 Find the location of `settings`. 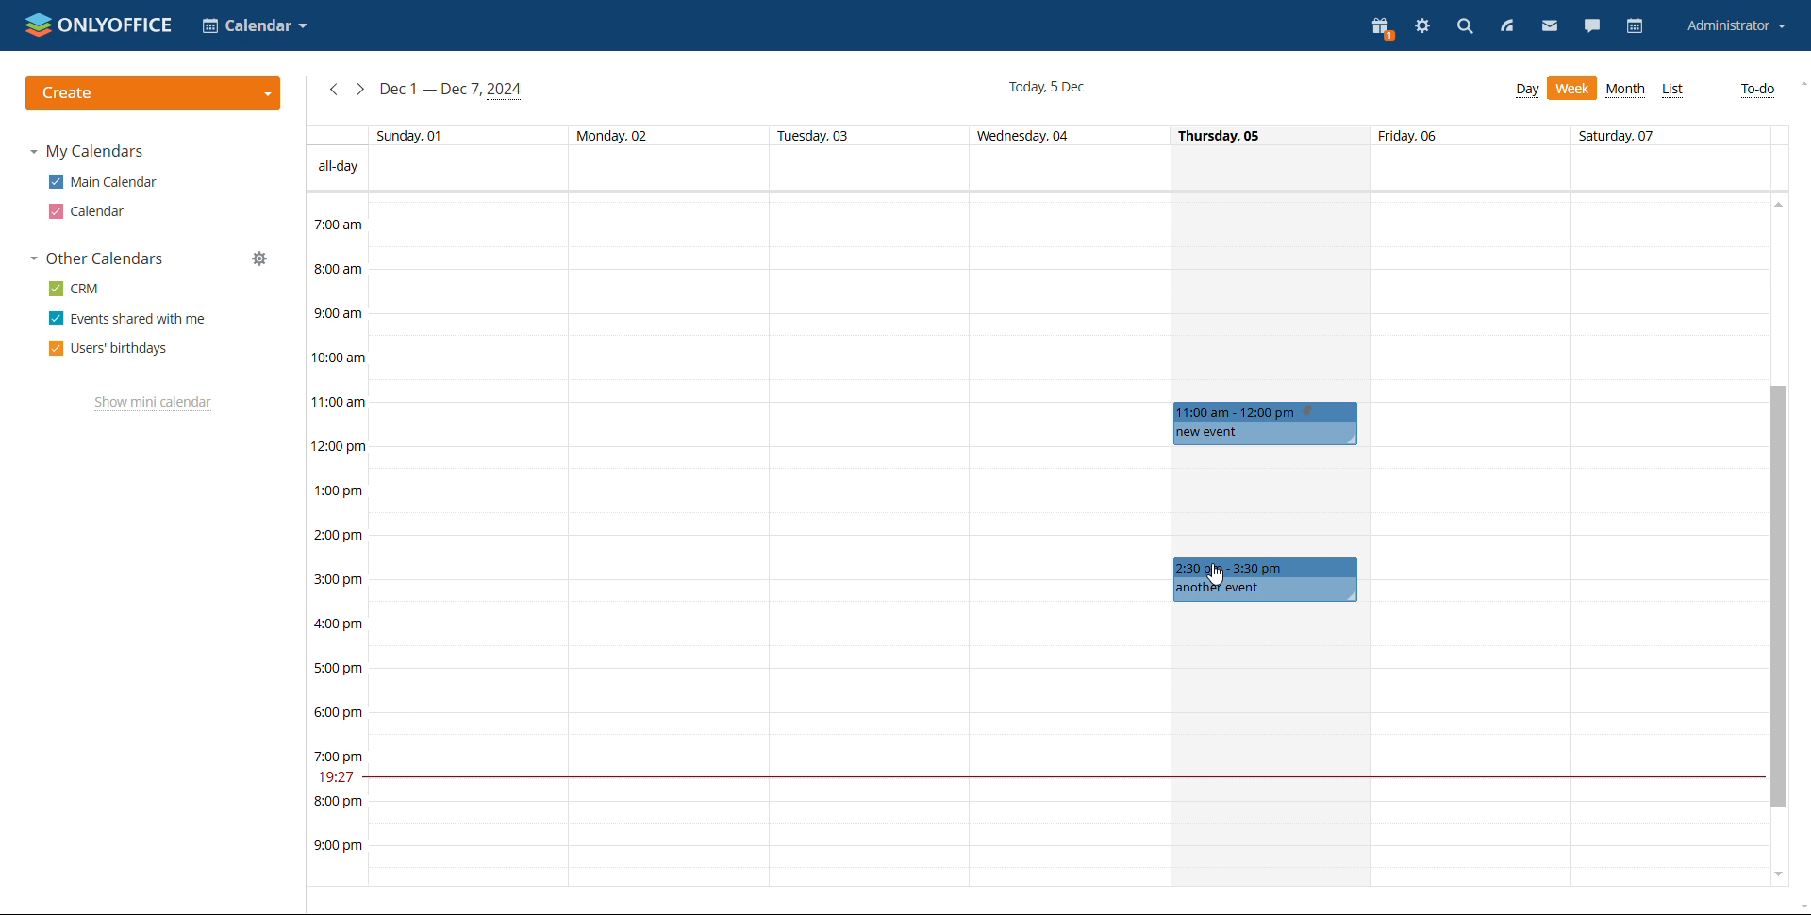

settings is located at coordinates (1424, 27).